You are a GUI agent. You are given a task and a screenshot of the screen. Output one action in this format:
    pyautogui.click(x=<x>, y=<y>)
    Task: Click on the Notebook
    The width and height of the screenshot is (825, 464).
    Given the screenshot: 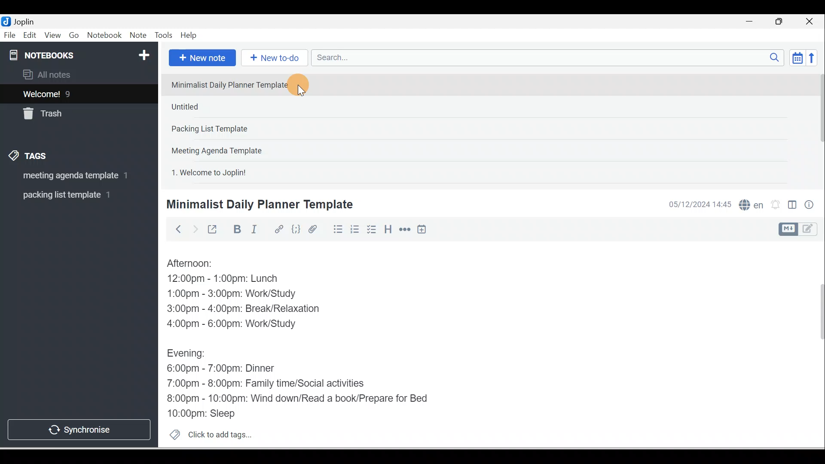 What is the action you would take?
    pyautogui.click(x=104, y=36)
    